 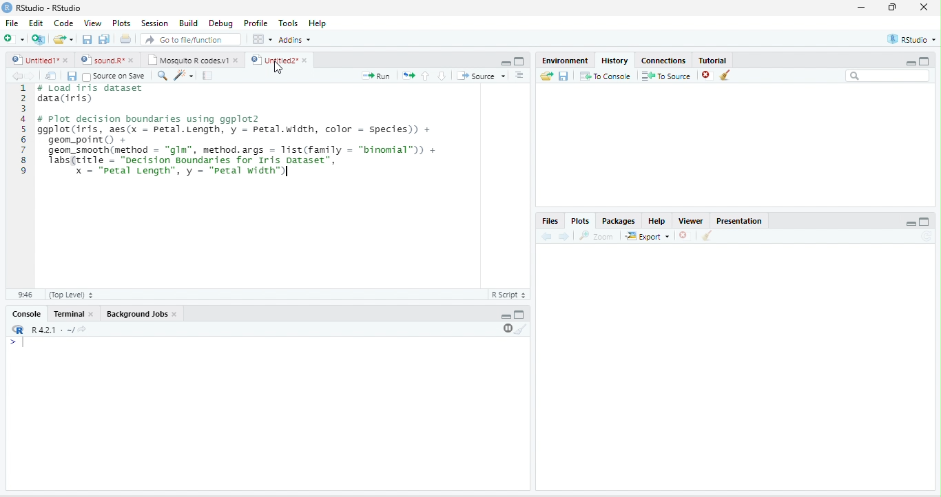 What do you see at coordinates (273, 60) in the screenshot?
I see `Untitled2` at bounding box center [273, 60].